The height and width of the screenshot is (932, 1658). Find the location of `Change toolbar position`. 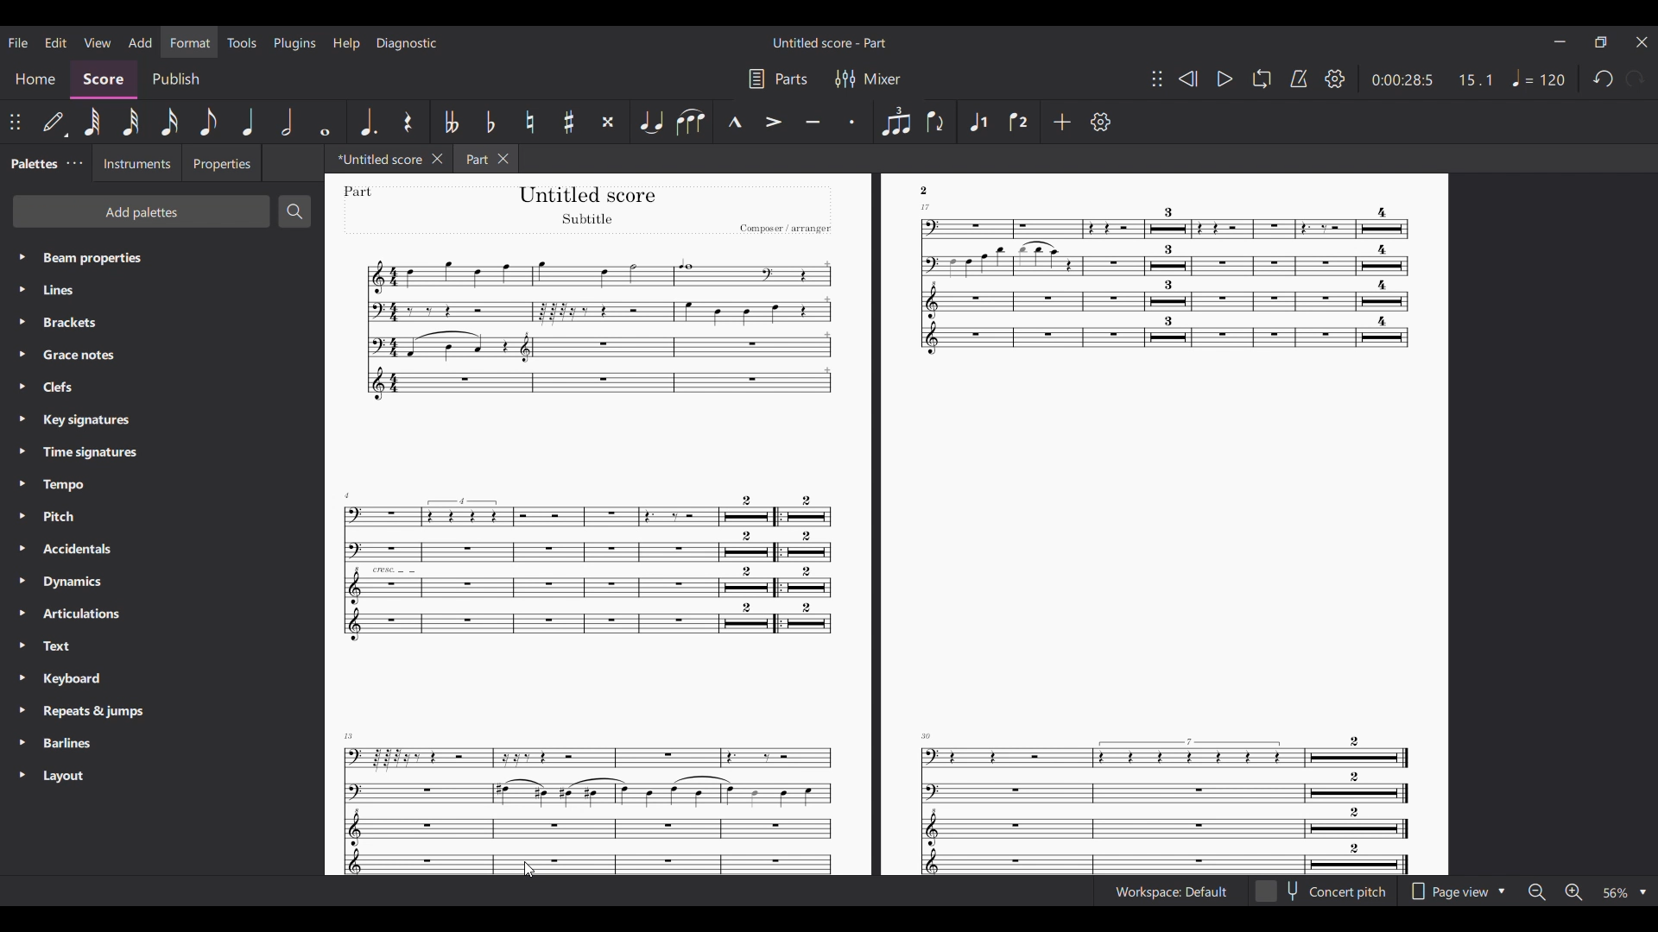

Change toolbar position is located at coordinates (1157, 79).